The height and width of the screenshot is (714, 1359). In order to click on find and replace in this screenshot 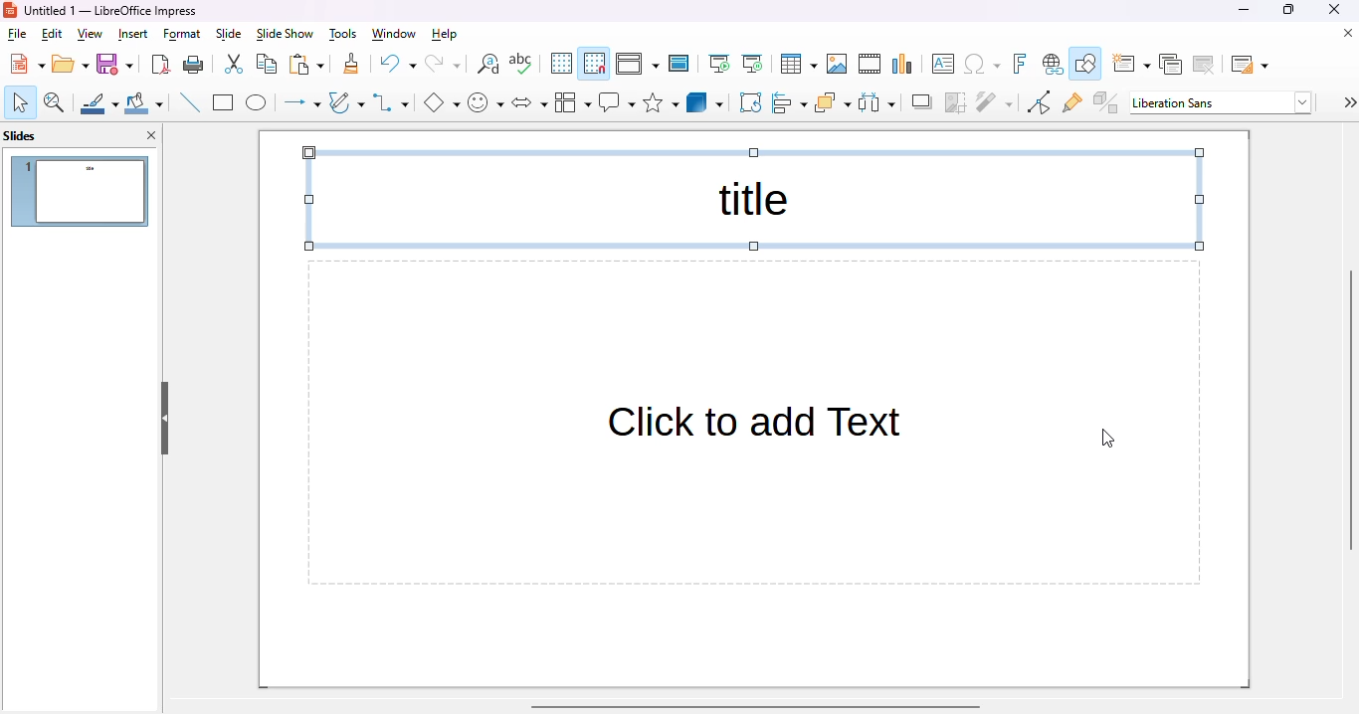, I will do `click(488, 64)`.